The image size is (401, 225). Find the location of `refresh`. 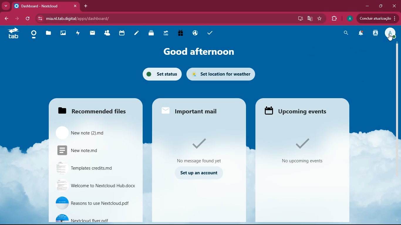

refresh is located at coordinates (28, 19).